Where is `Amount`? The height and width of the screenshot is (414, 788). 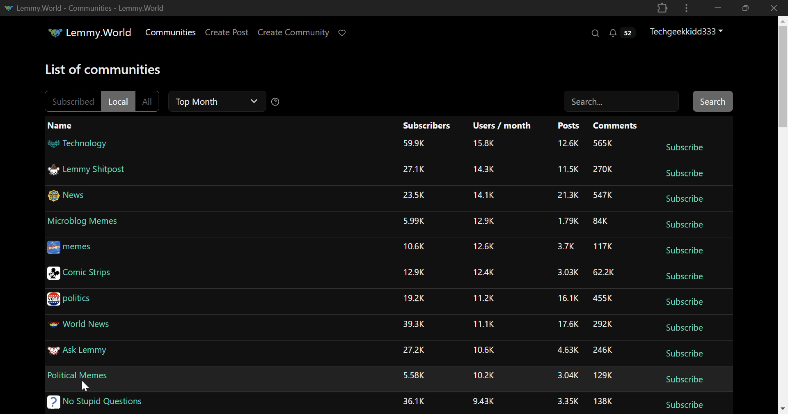 Amount is located at coordinates (415, 246).